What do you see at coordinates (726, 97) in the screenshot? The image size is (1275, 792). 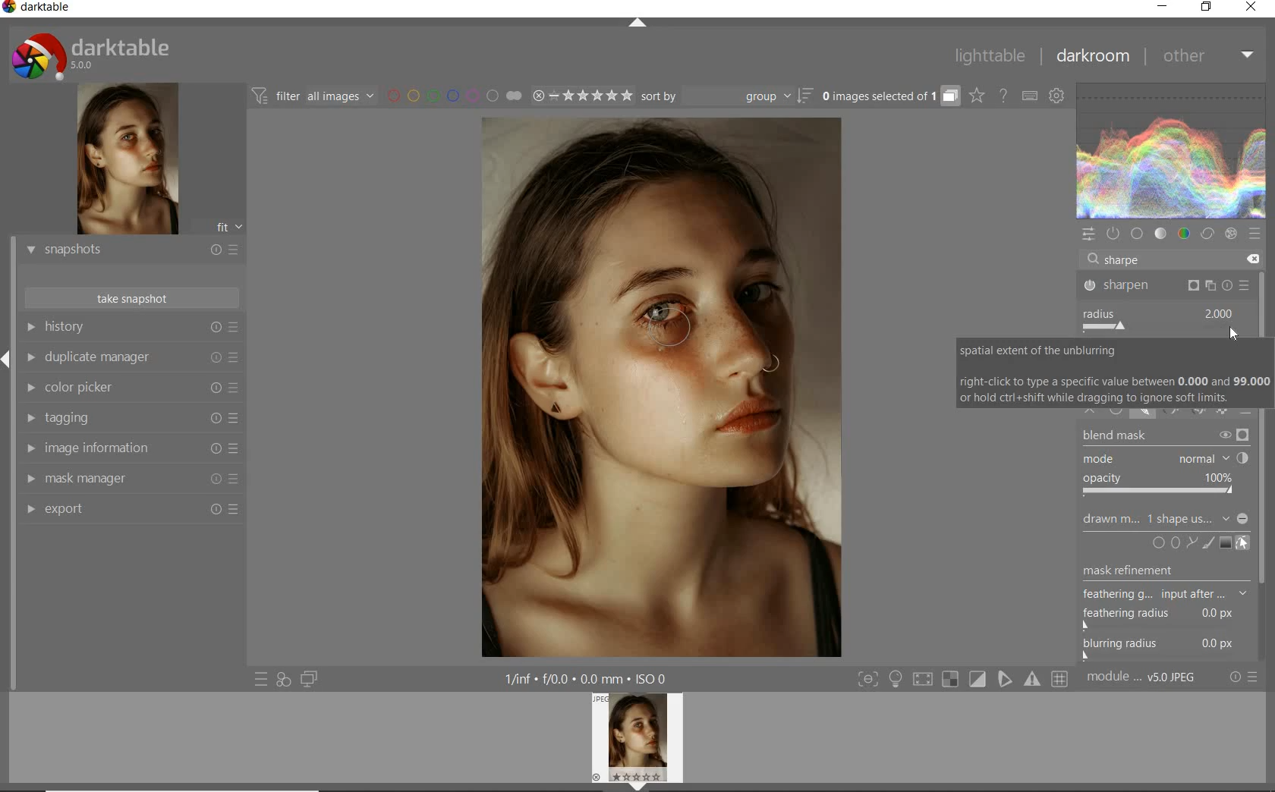 I see `sort` at bounding box center [726, 97].